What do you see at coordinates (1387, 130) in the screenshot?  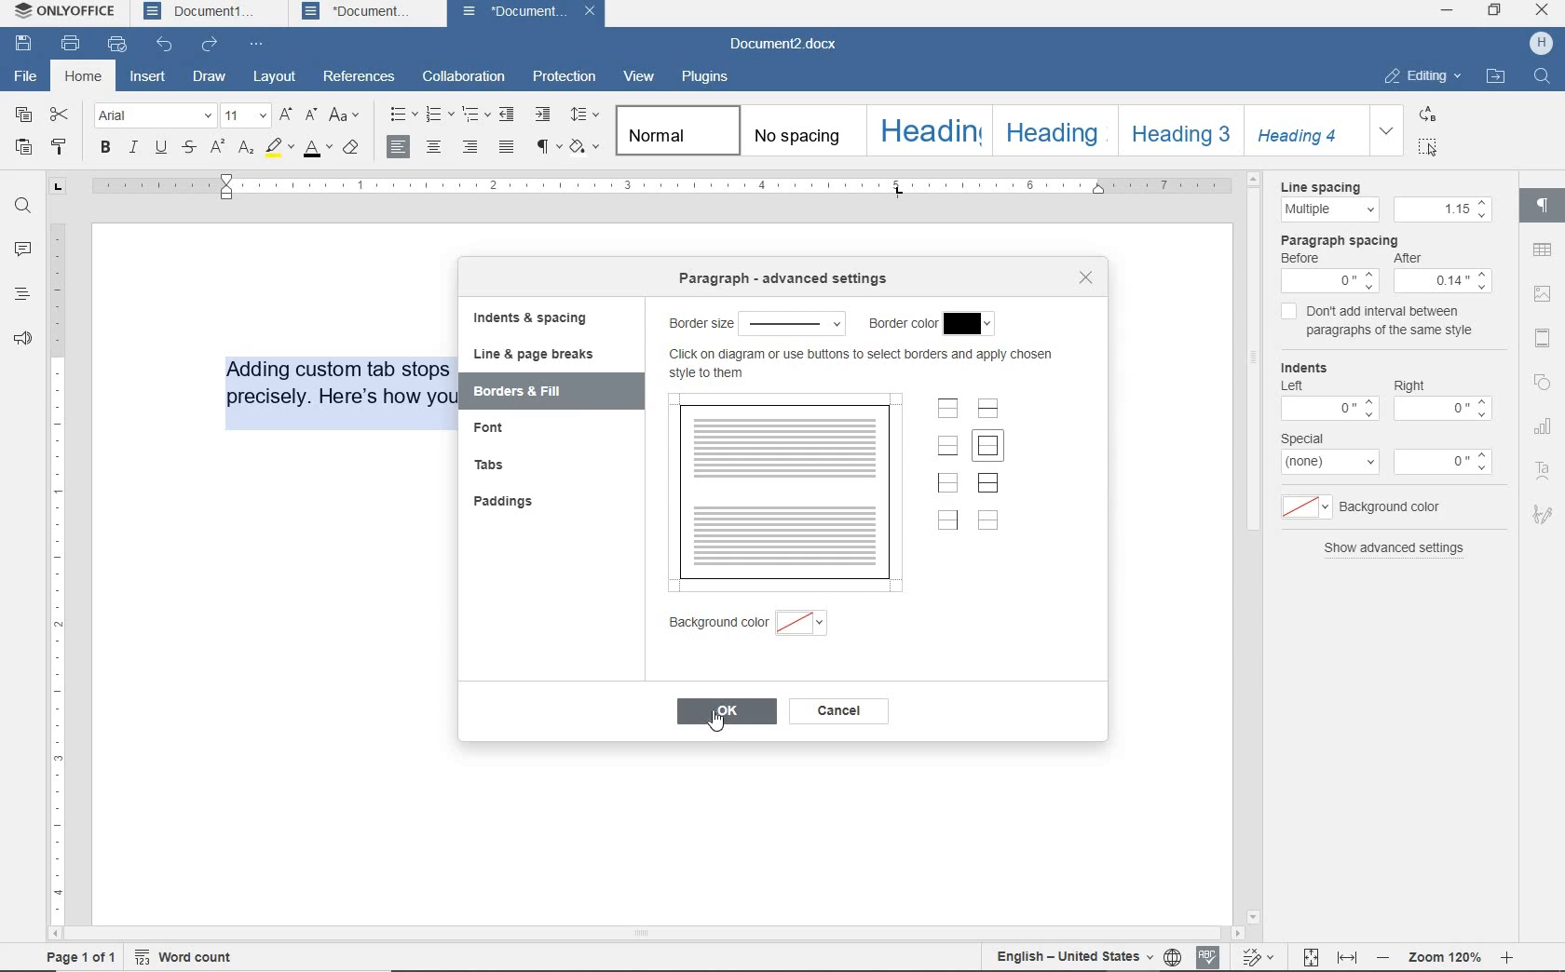 I see `expand` at bounding box center [1387, 130].